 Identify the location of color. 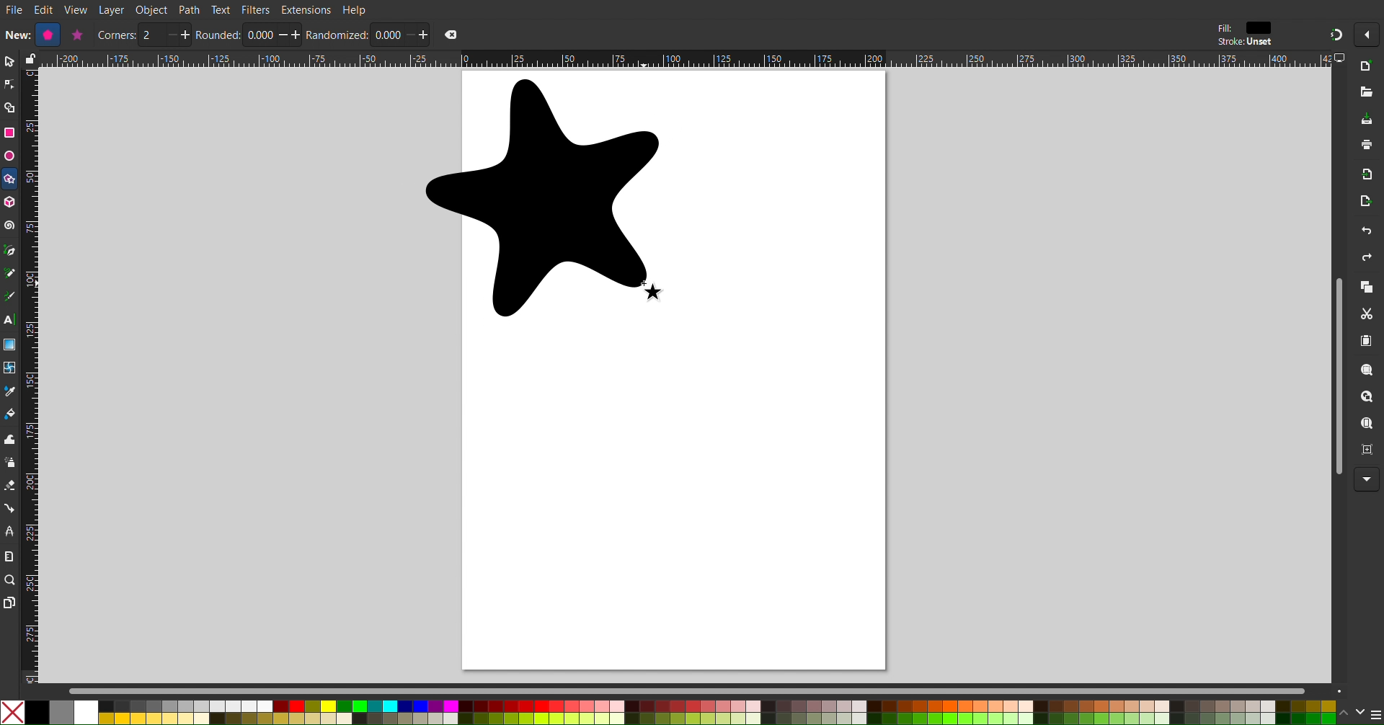
(1259, 27).